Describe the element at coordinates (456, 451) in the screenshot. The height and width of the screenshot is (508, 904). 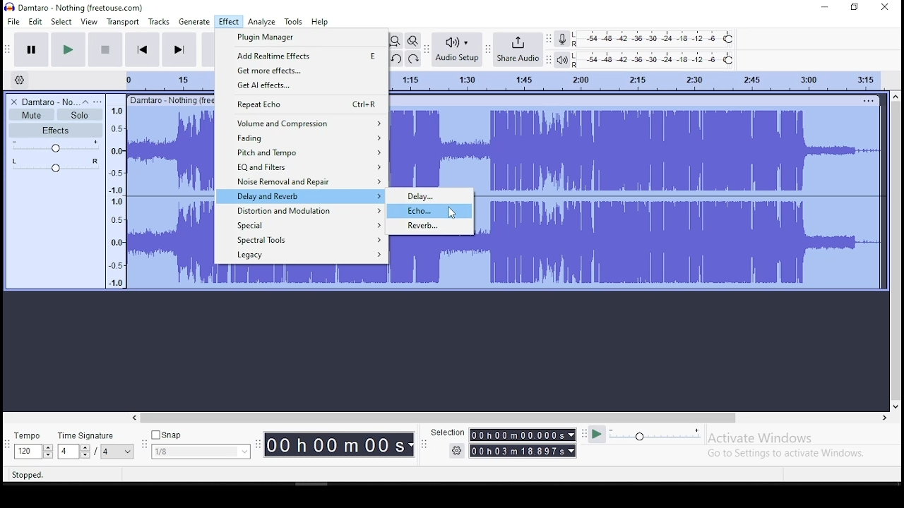
I see `Settings` at that location.